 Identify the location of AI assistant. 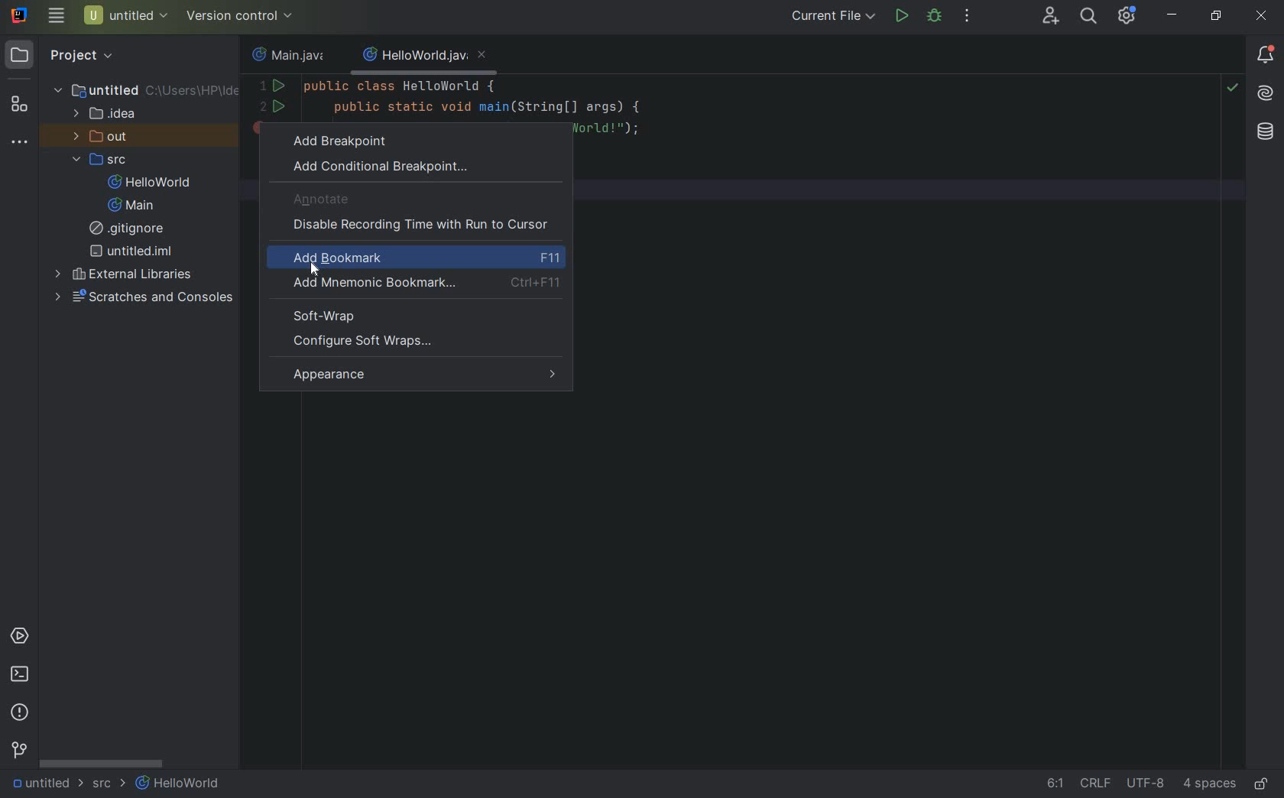
(1266, 96).